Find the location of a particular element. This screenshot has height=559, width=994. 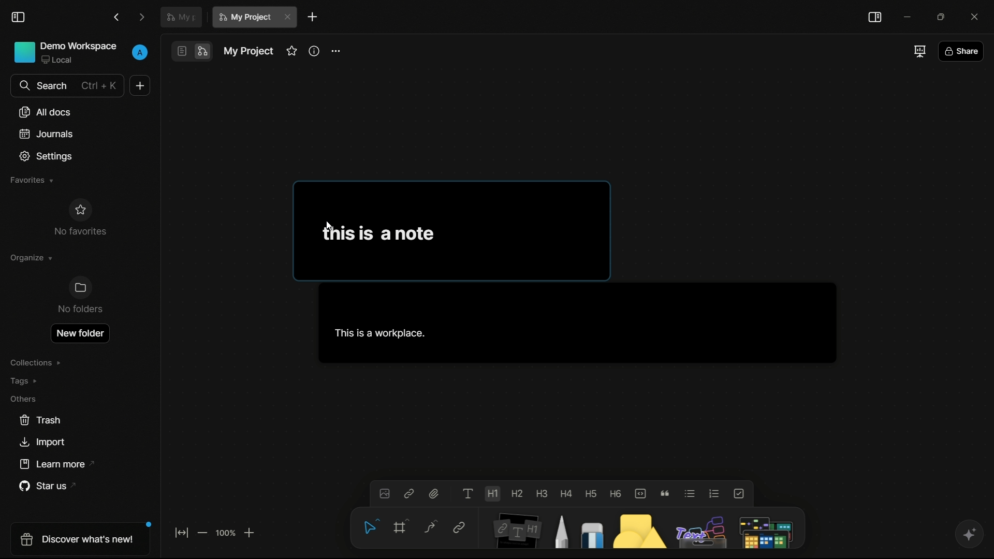

collections is located at coordinates (36, 361).